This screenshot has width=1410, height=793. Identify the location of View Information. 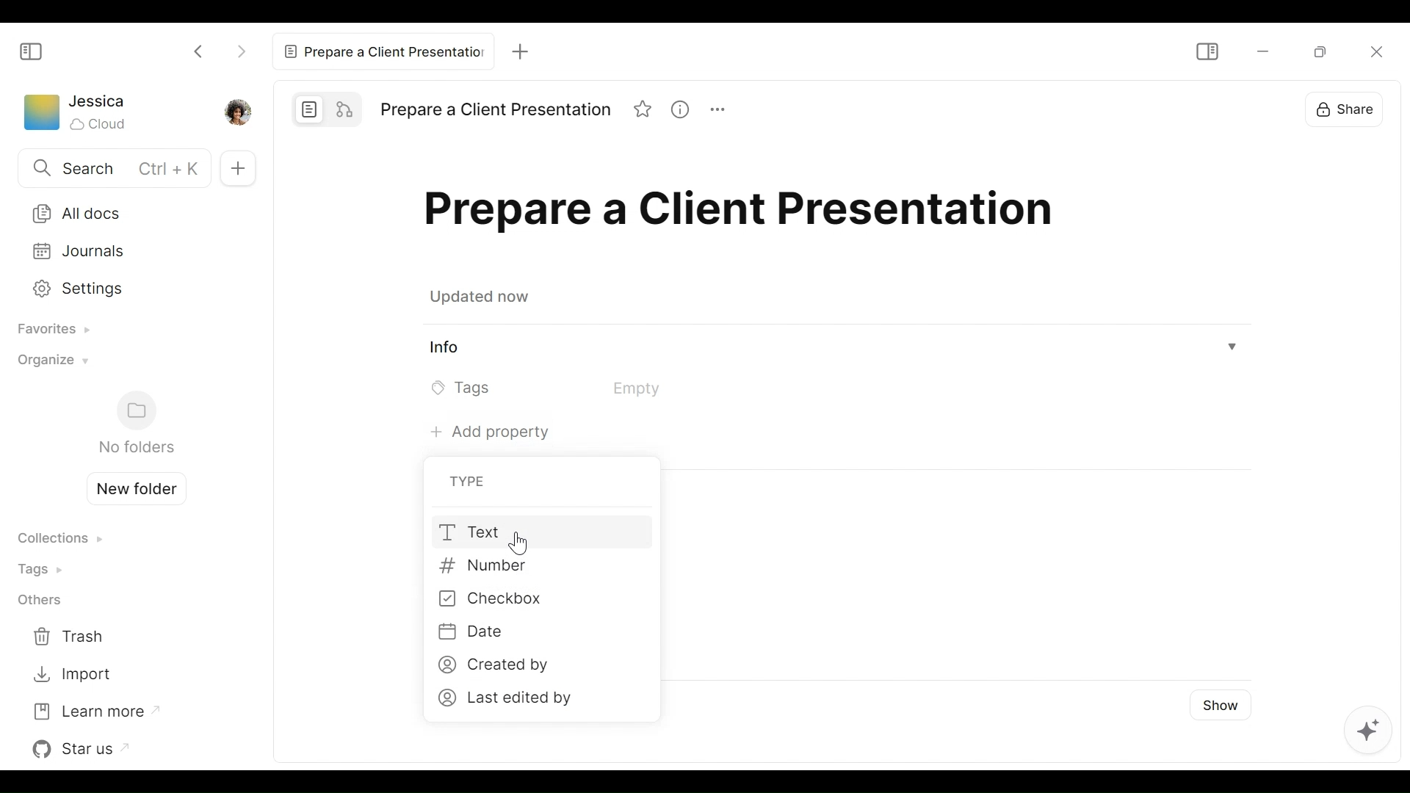
(834, 349).